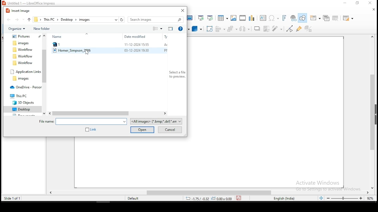 The image size is (378, 212). Describe the element at coordinates (368, 193) in the screenshot. I see `scroll right` at that location.